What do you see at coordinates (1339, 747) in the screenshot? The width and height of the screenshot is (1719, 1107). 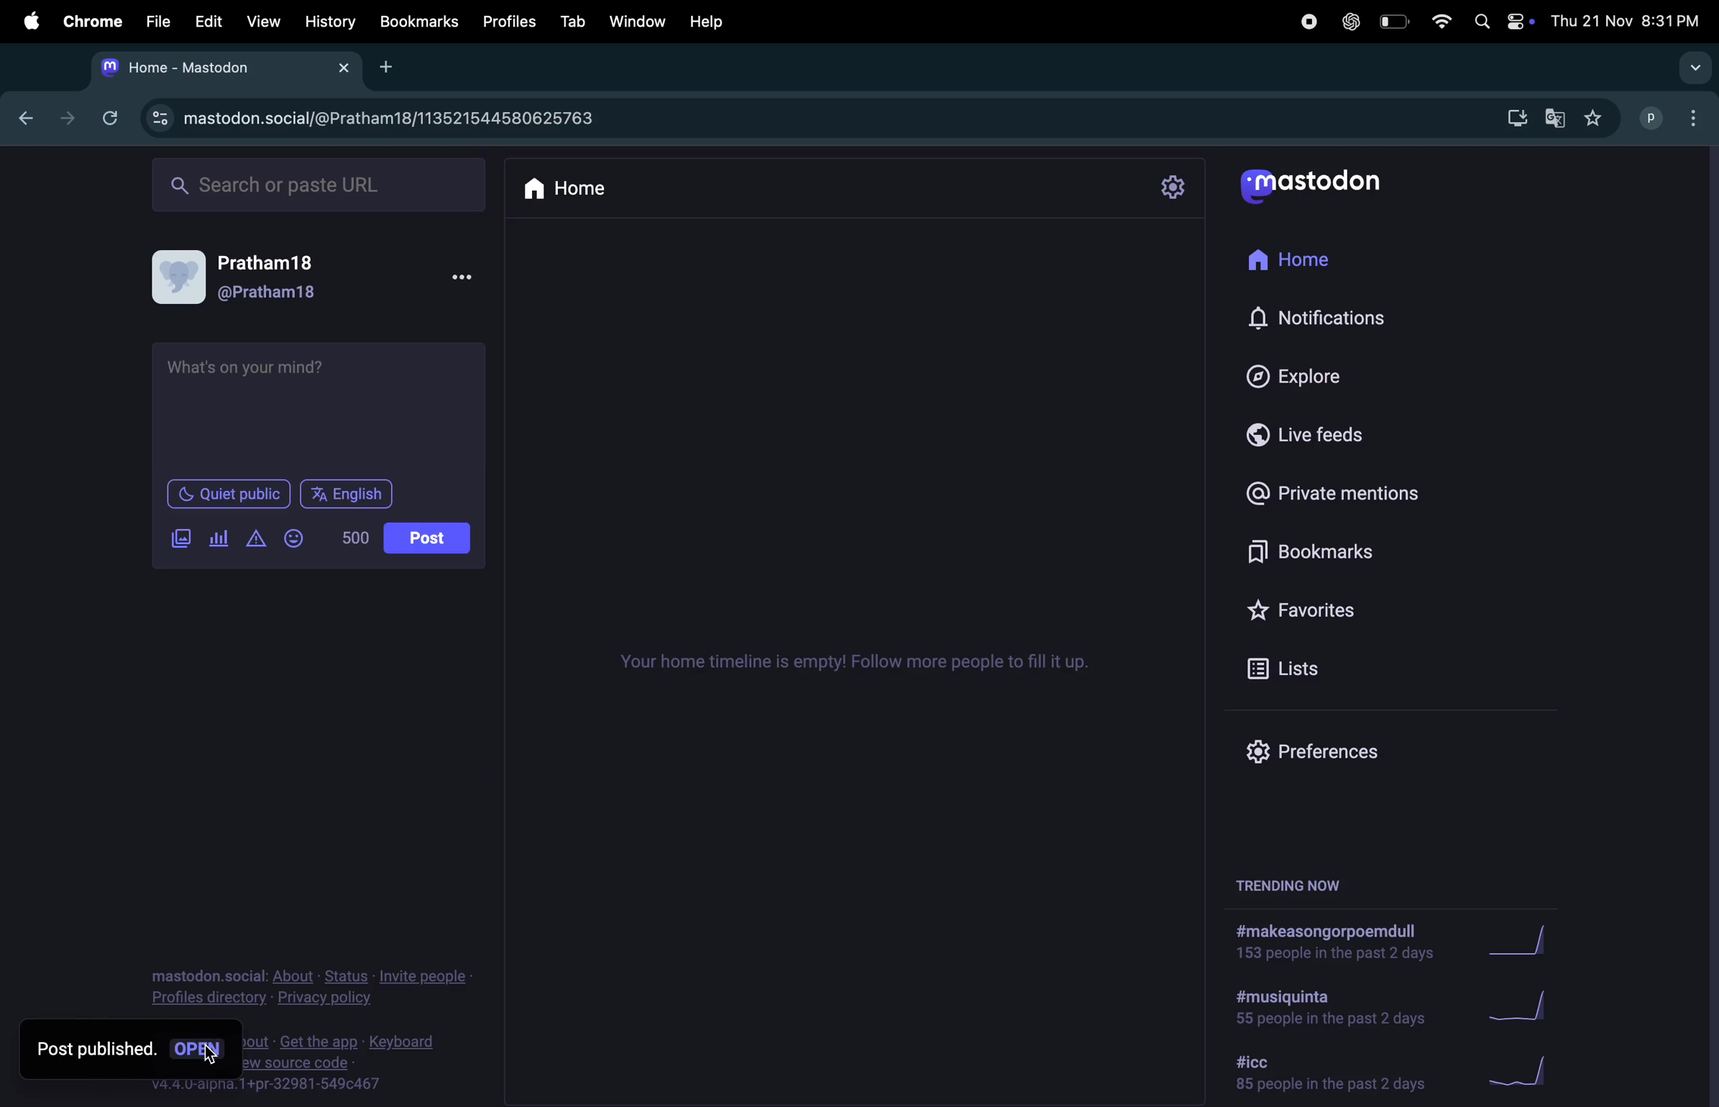 I see `prefrences` at bounding box center [1339, 747].